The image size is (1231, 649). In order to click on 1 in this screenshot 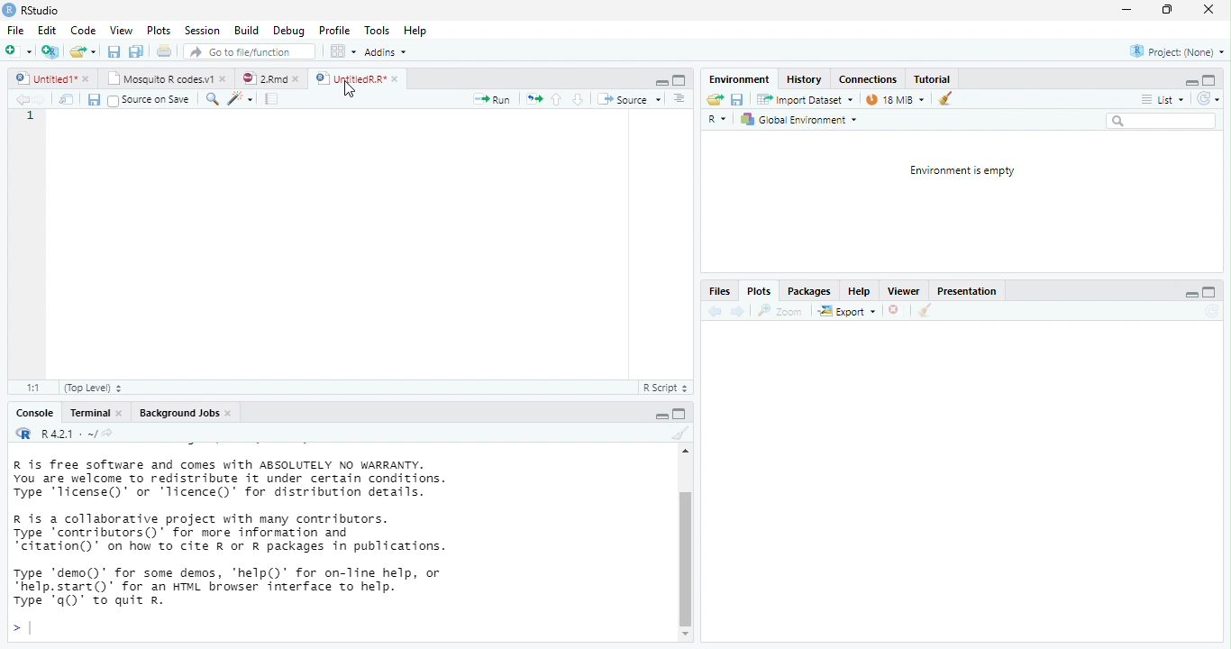, I will do `click(32, 115)`.